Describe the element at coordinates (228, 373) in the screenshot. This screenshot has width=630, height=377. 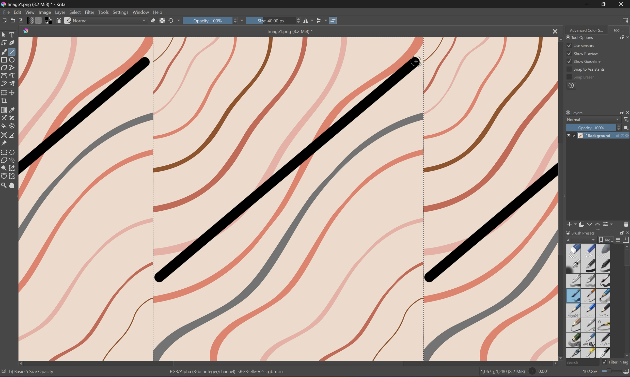
I see `RGB Alpha (8-bit integer/channel) sRGB-elle-V2-srgbcicc` at that location.